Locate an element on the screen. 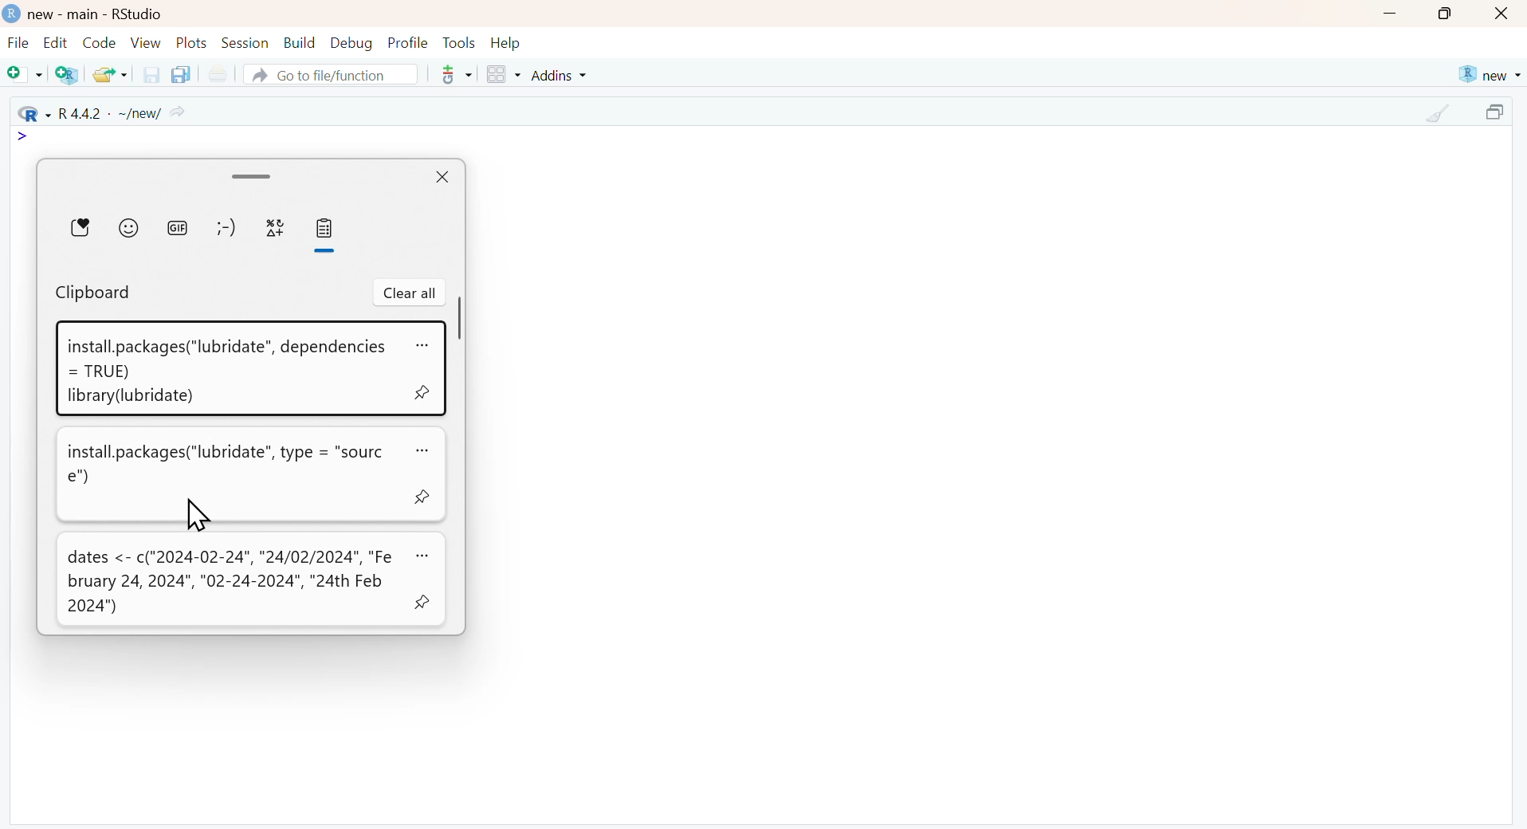  File is located at coordinates (18, 45).